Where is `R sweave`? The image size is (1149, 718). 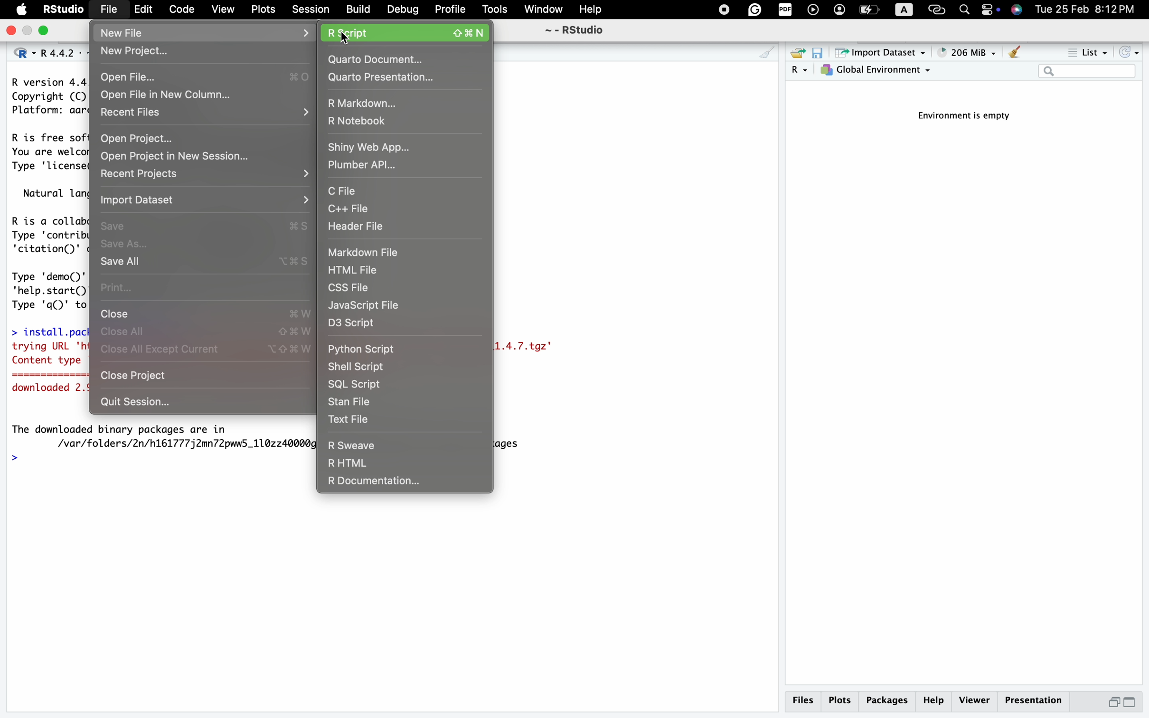 R sweave is located at coordinates (381, 444).